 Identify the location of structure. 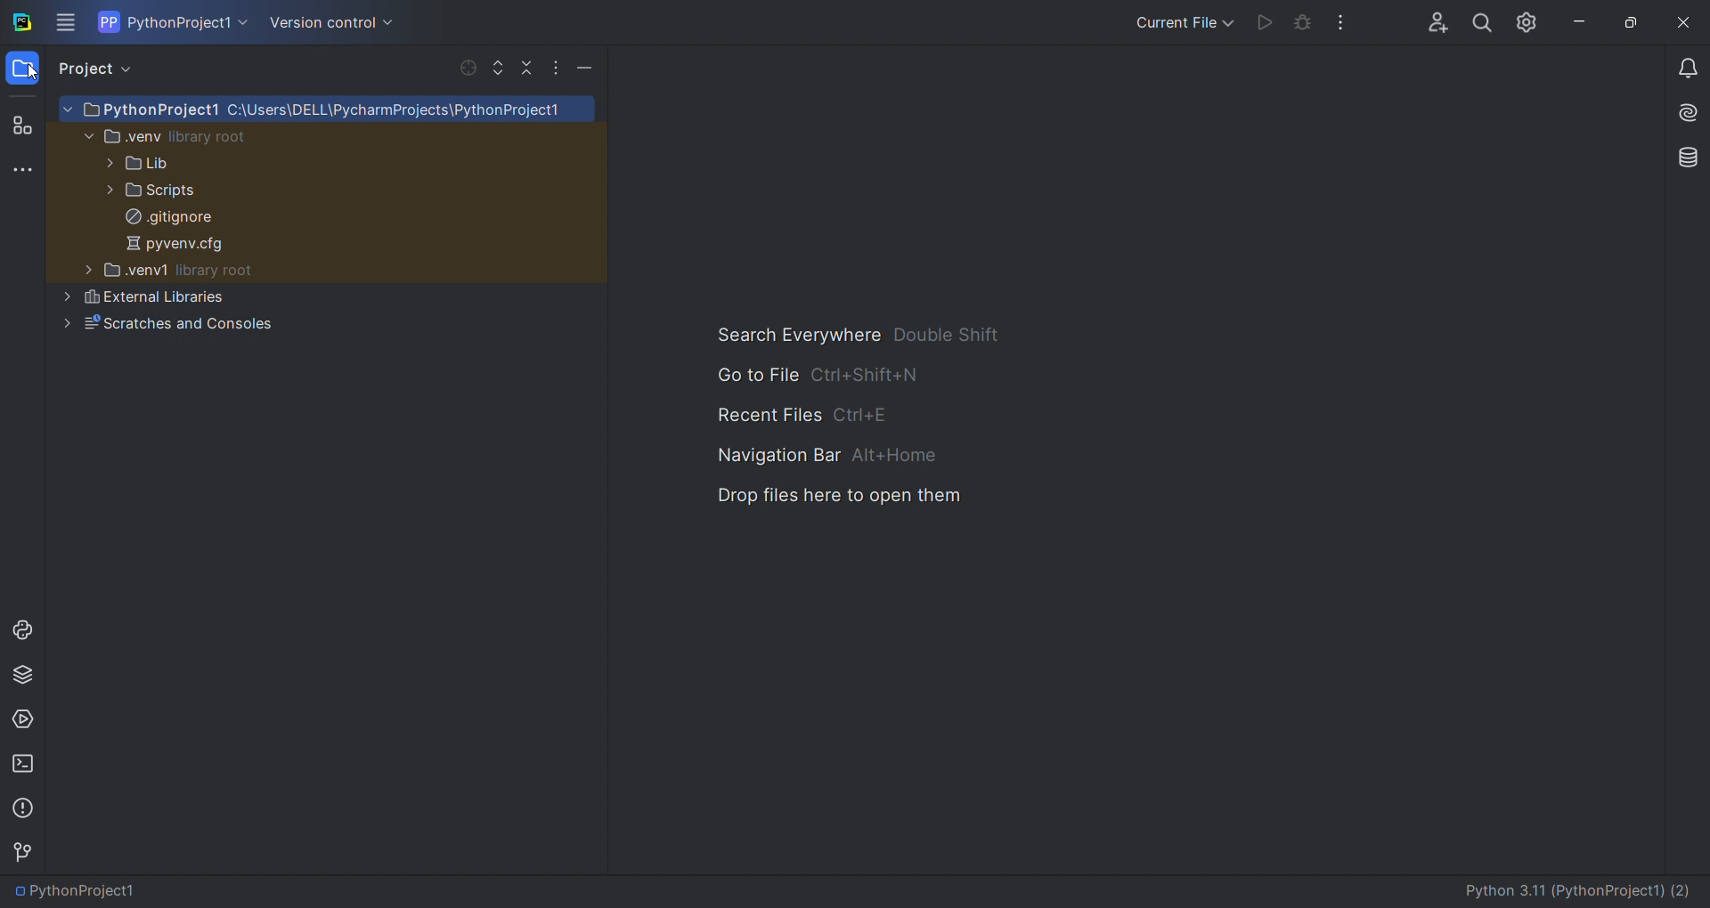
(23, 124).